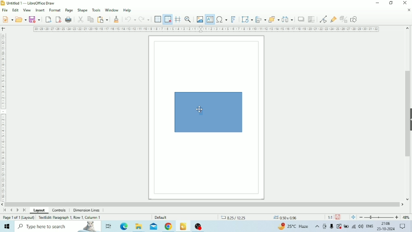  What do you see at coordinates (69, 20) in the screenshot?
I see `Print` at bounding box center [69, 20].